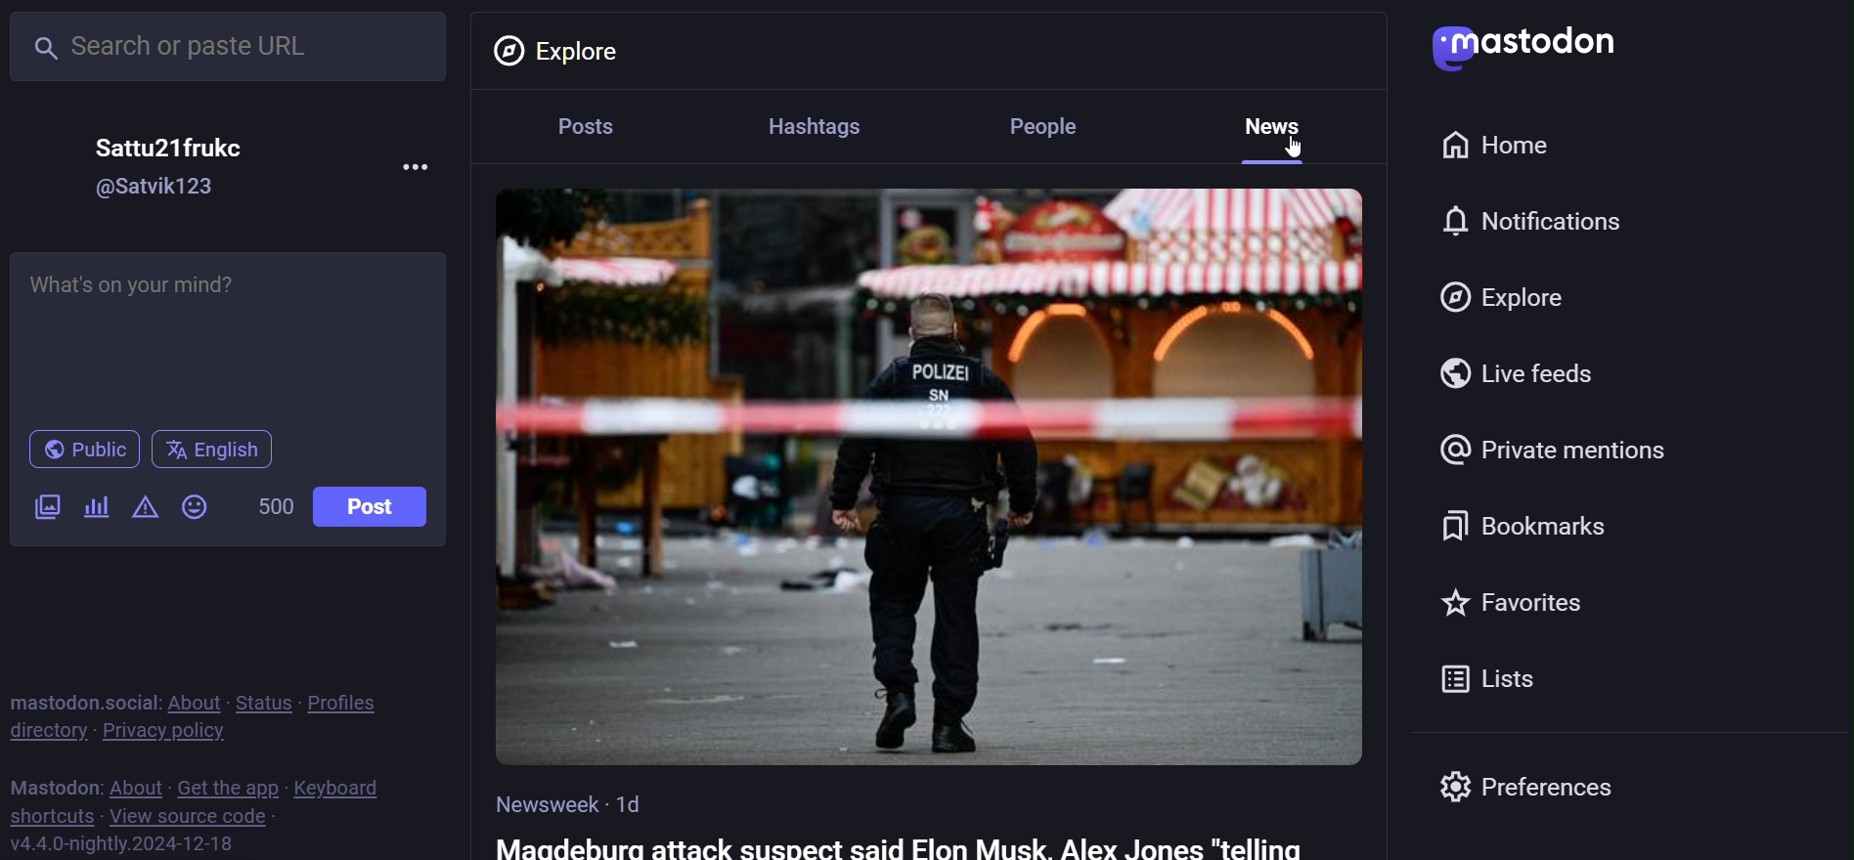 The height and width of the screenshot is (860, 1854). Describe the element at coordinates (227, 787) in the screenshot. I see `get the app` at that location.